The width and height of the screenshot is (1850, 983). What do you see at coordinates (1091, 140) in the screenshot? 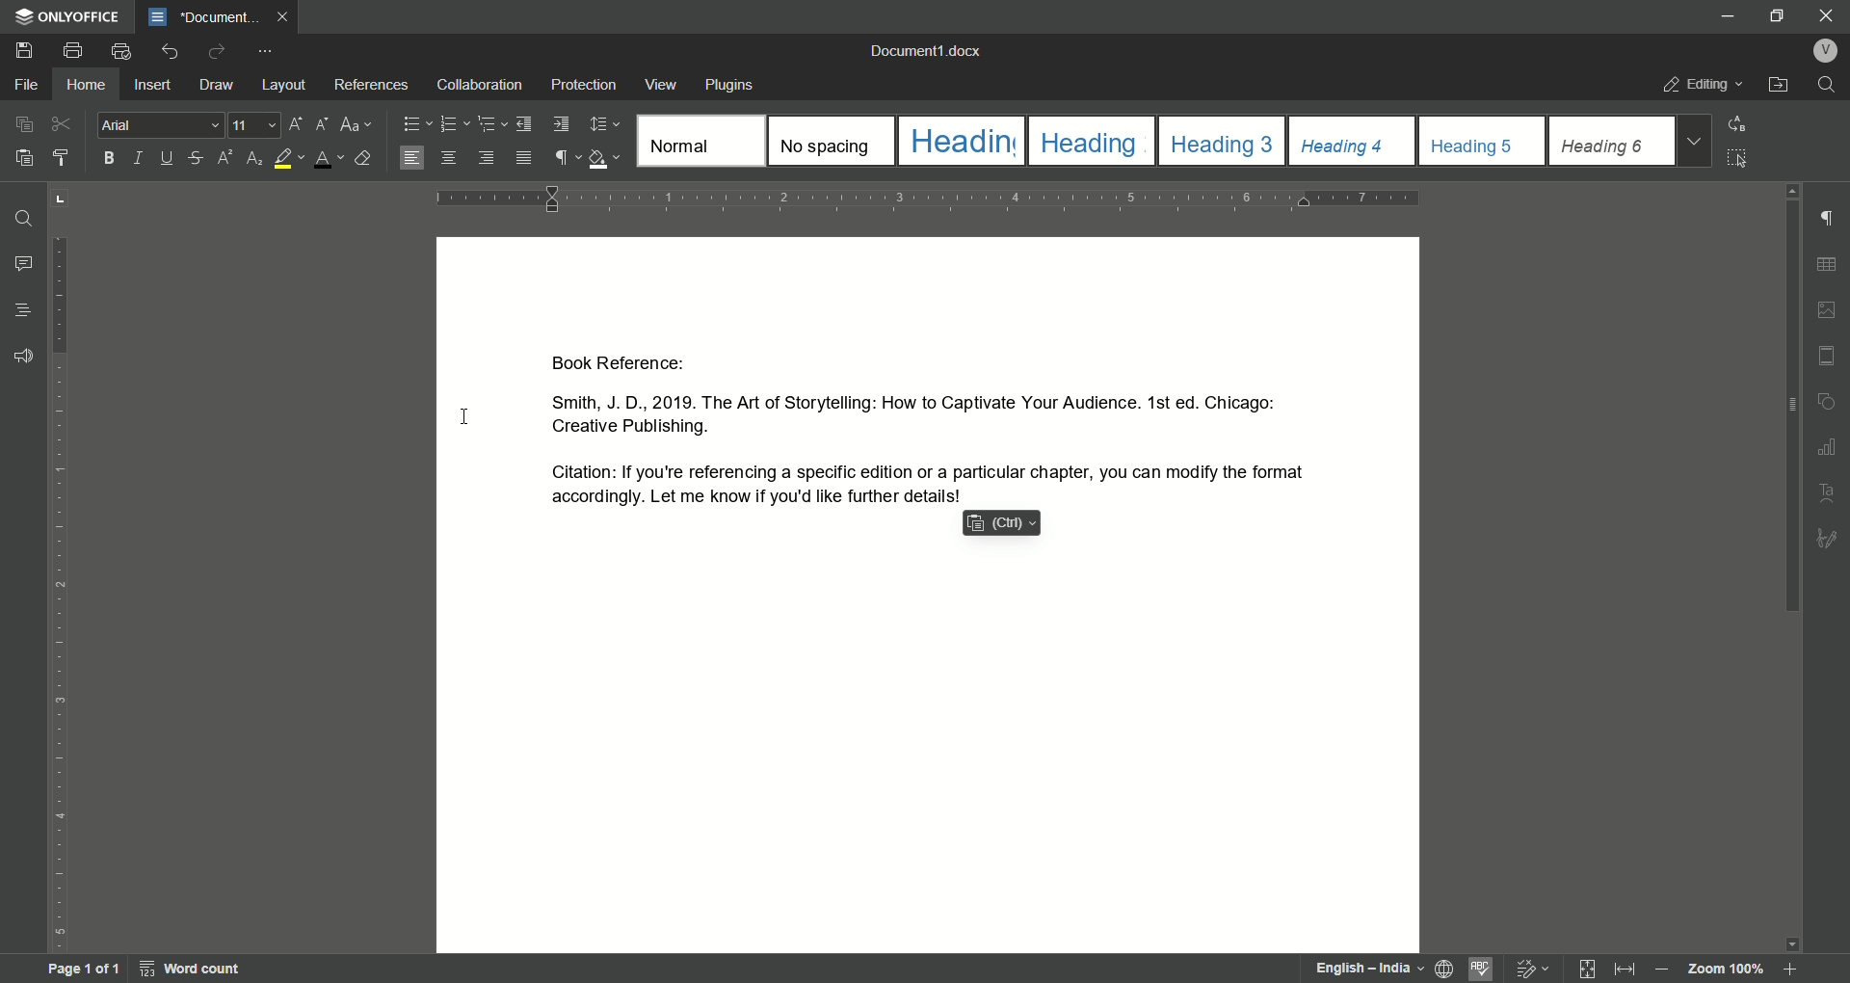
I see `headings` at bounding box center [1091, 140].